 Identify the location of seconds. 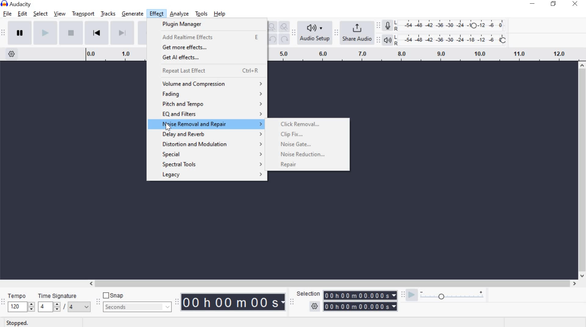
(139, 307).